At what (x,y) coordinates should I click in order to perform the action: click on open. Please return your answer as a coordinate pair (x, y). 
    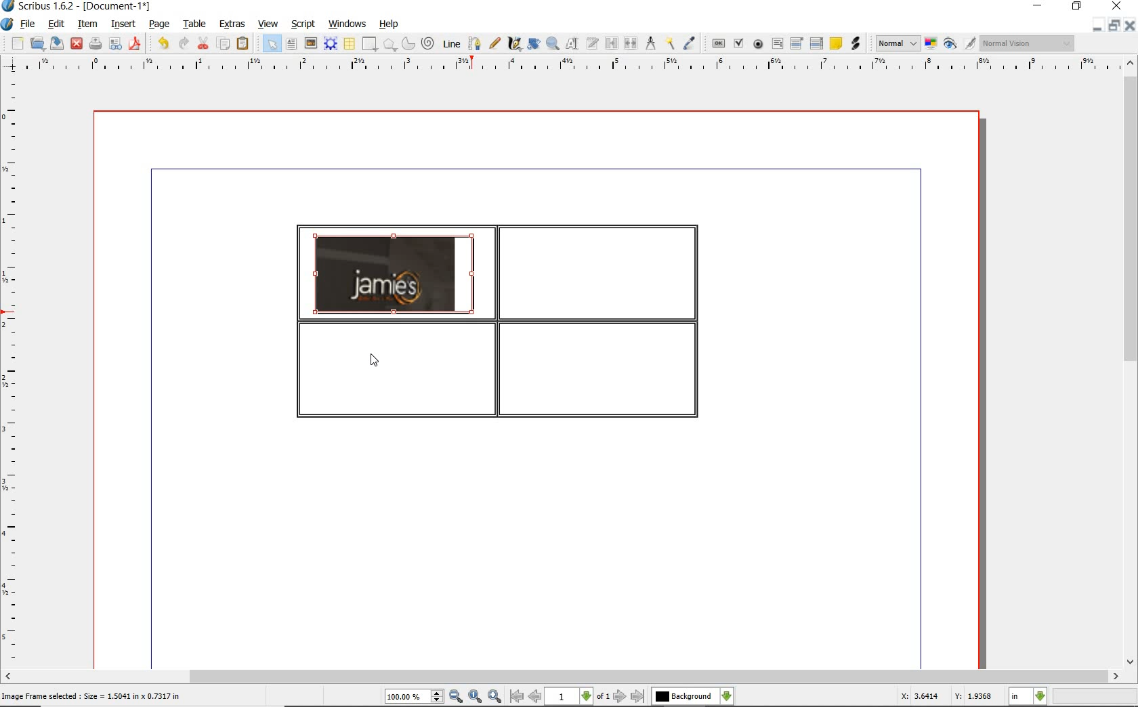
    Looking at the image, I should click on (38, 44).